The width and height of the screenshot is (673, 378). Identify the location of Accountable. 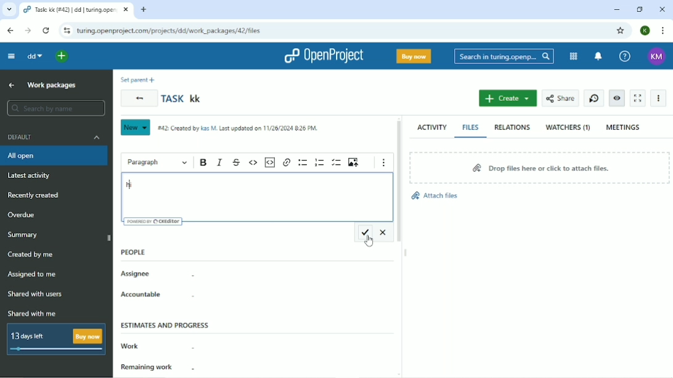
(154, 296).